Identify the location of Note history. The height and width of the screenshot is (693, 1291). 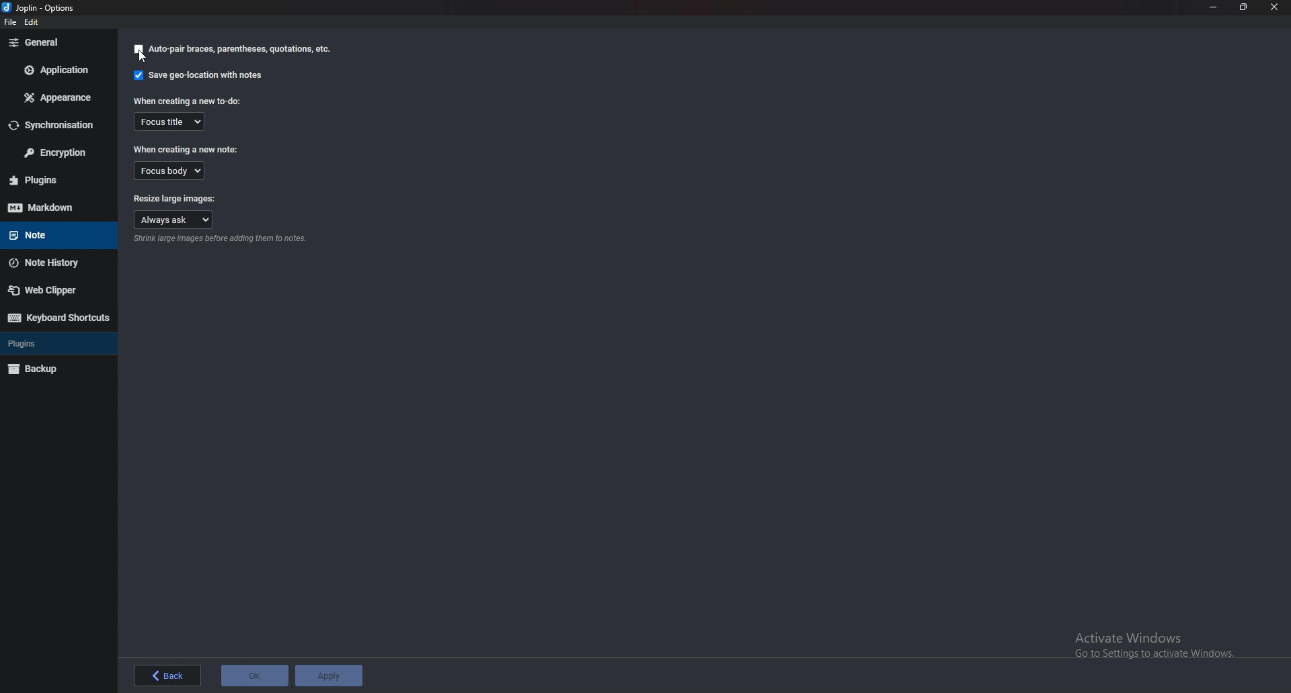
(55, 264).